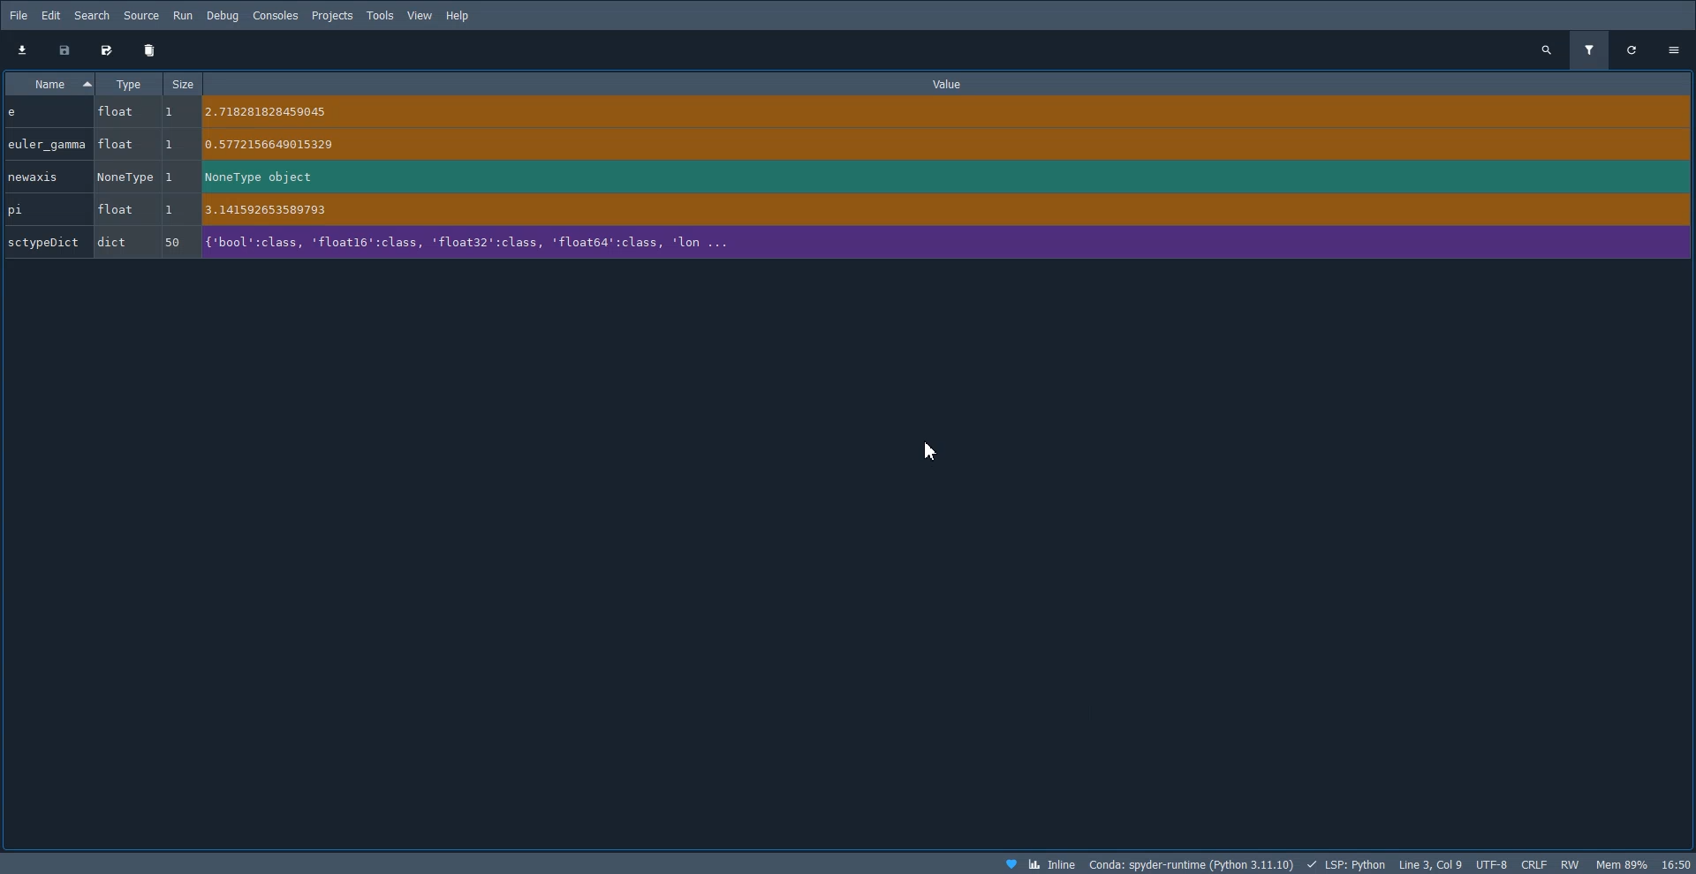  I want to click on Cursor , so click(933, 453).